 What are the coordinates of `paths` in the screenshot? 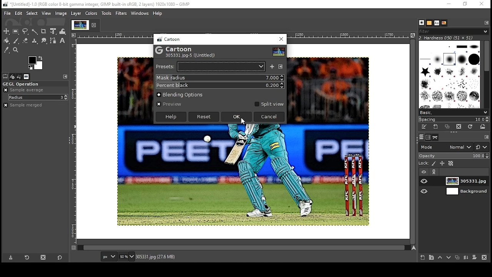 It's located at (435, 137).